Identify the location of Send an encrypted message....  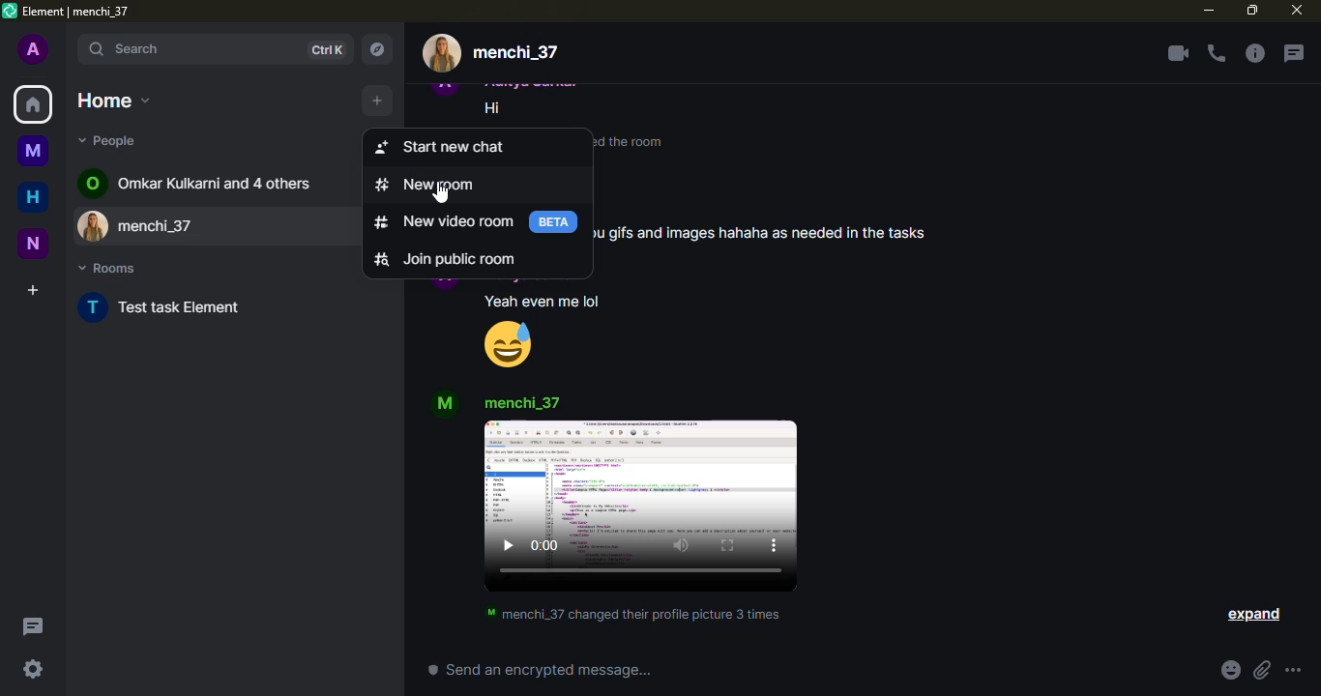
(540, 669).